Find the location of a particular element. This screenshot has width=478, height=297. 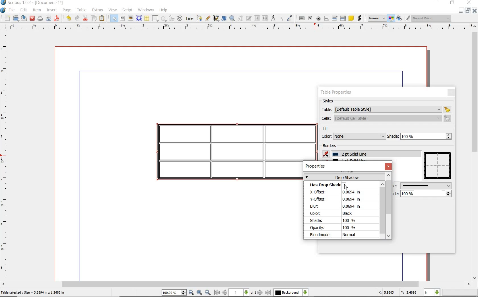

scrollbar is located at coordinates (239, 284).